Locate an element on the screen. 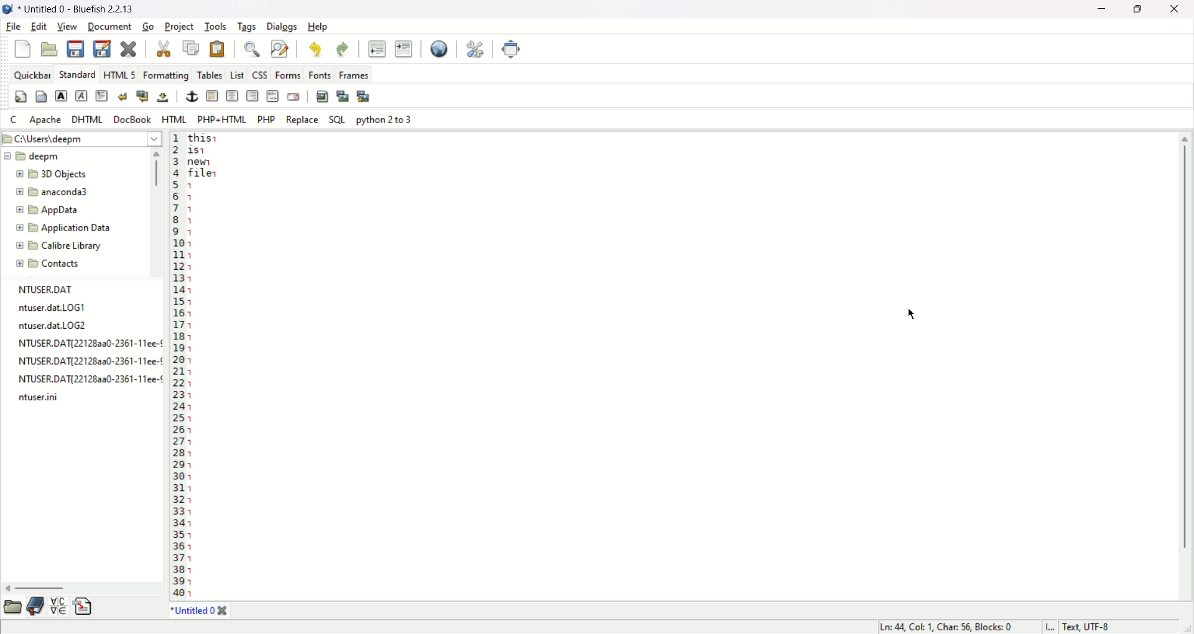 The height and width of the screenshot is (634, 1194). go is located at coordinates (148, 27).